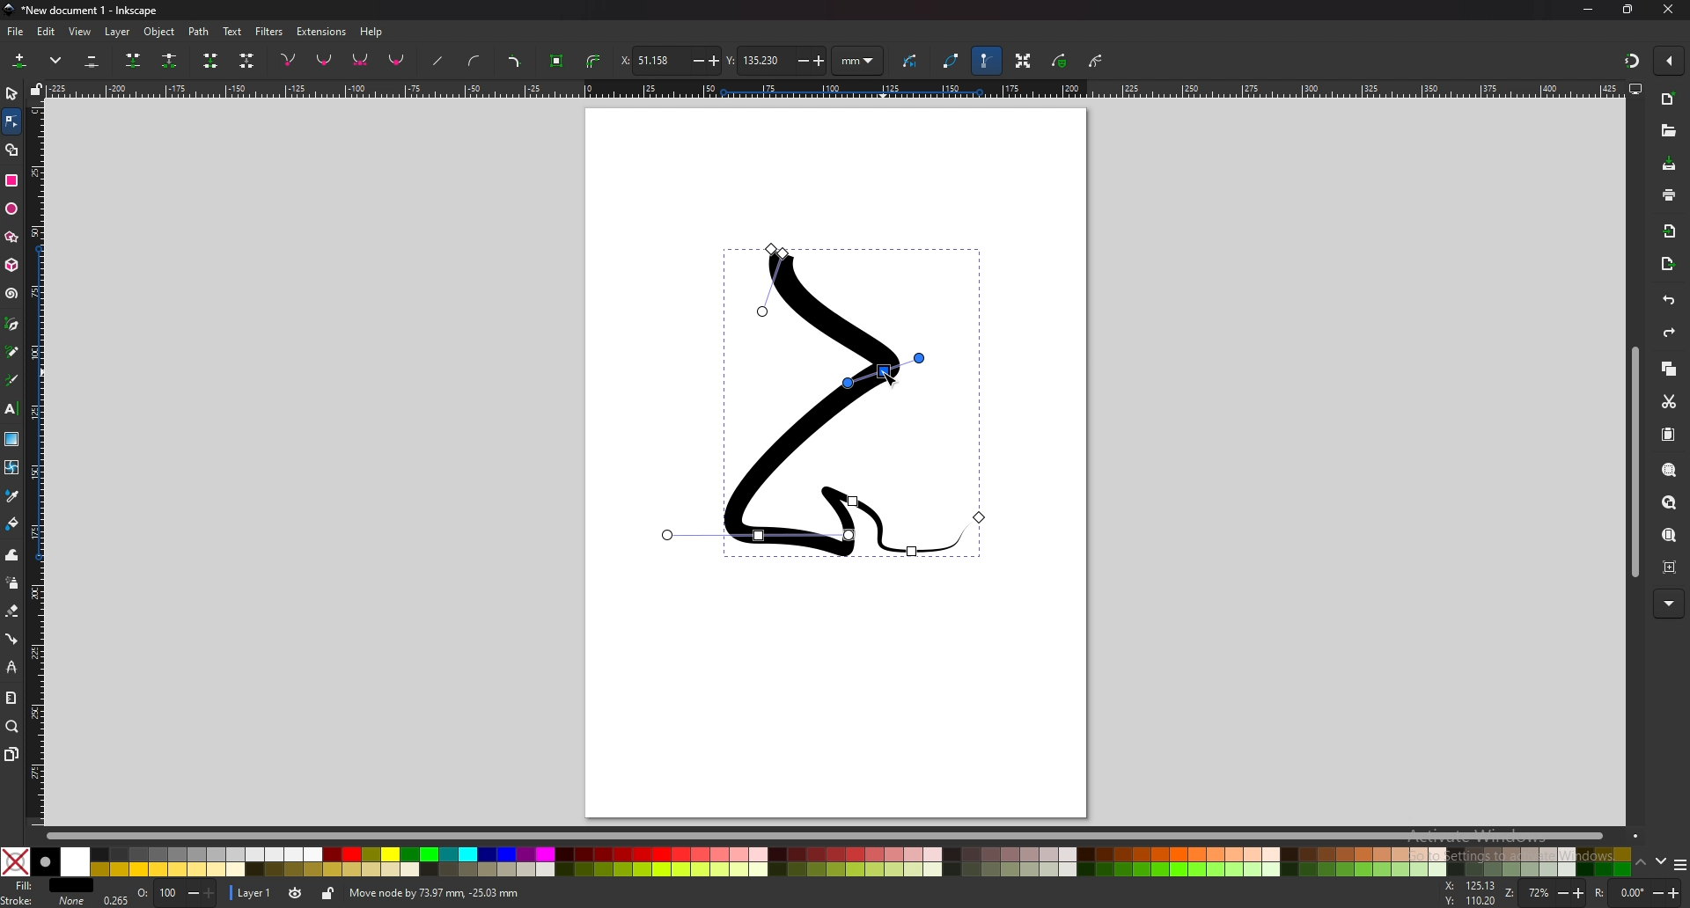 The image size is (1690, 908). What do you see at coordinates (162, 32) in the screenshot?
I see `object` at bounding box center [162, 32].